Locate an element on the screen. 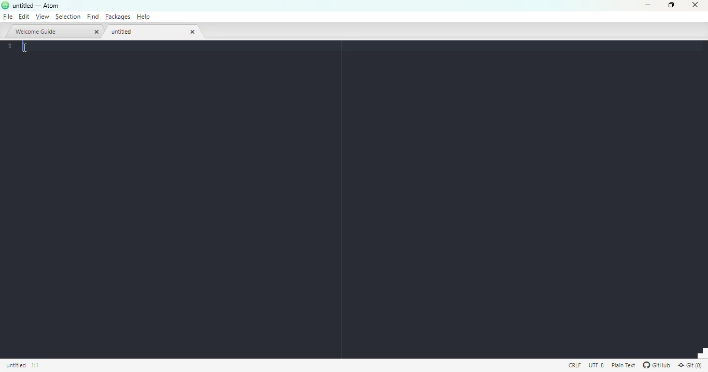 The height and width of the screenshot is (372, 708). selection is located at coordinates (68, 17).